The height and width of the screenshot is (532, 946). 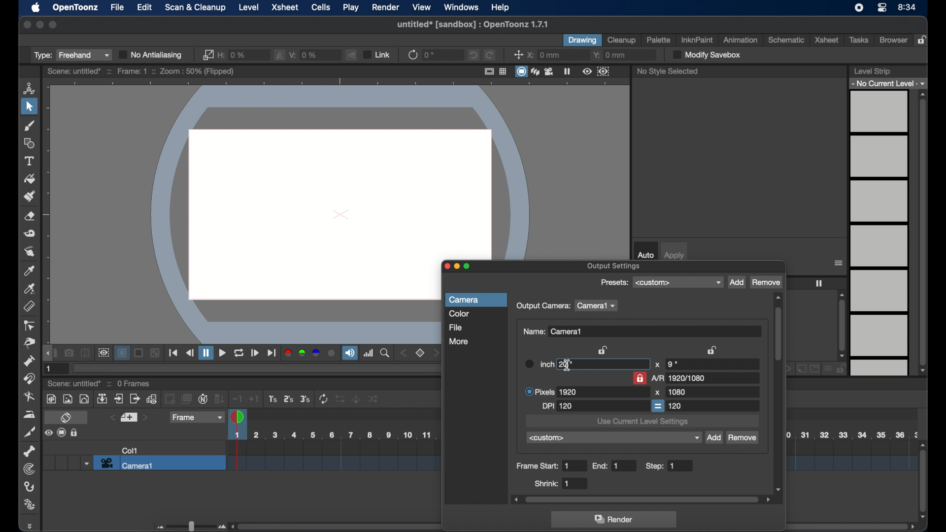 I want to click on render, so click(x=385, y=7).